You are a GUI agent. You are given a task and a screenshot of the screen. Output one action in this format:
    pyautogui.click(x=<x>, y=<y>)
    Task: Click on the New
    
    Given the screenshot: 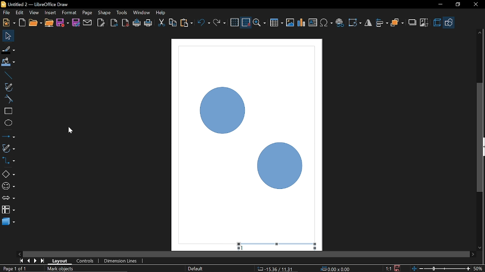 What is the action you would take?
    pyautogui.click(x=8, y=23)
    